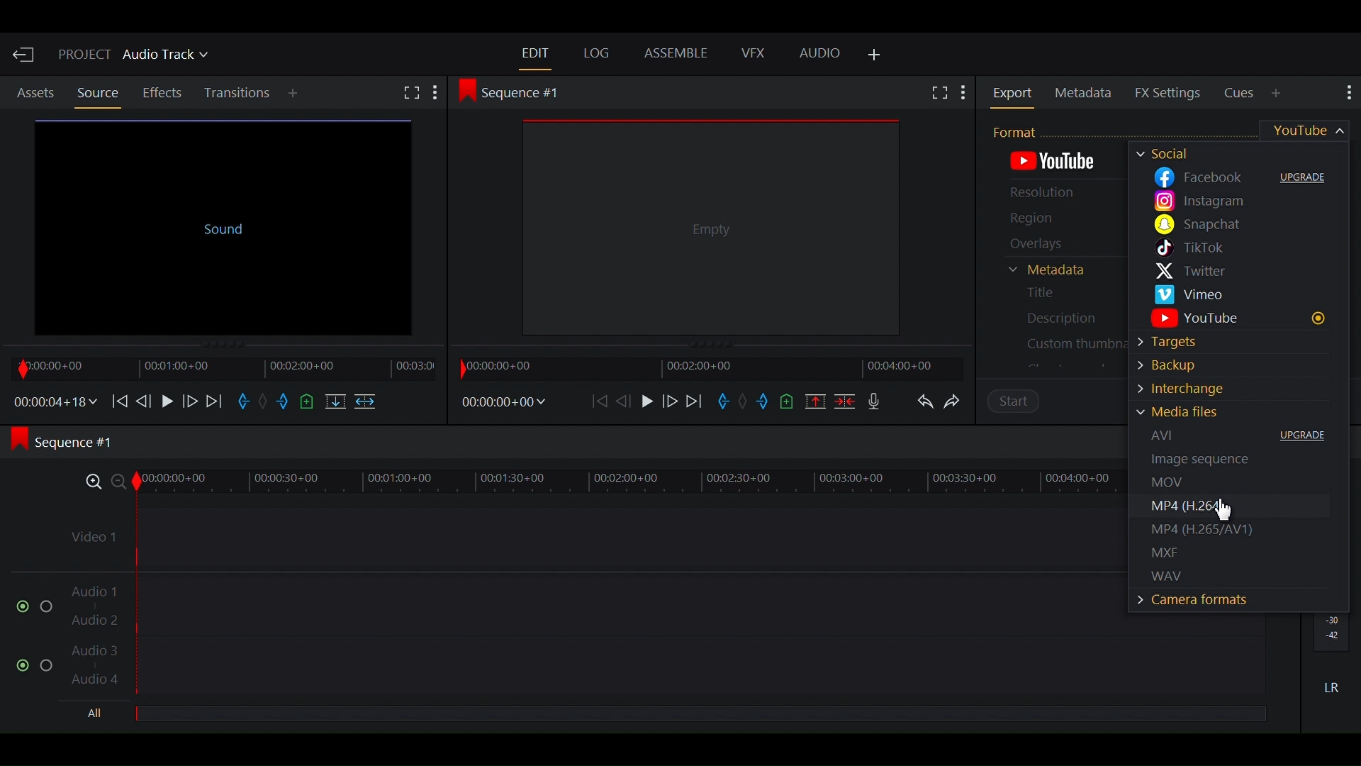 Image resolution: width=1361 pixels, height=766 pixels. Describe the element at coordinates (1241, 274) in the screenshot. I see `Twitter` at that location.